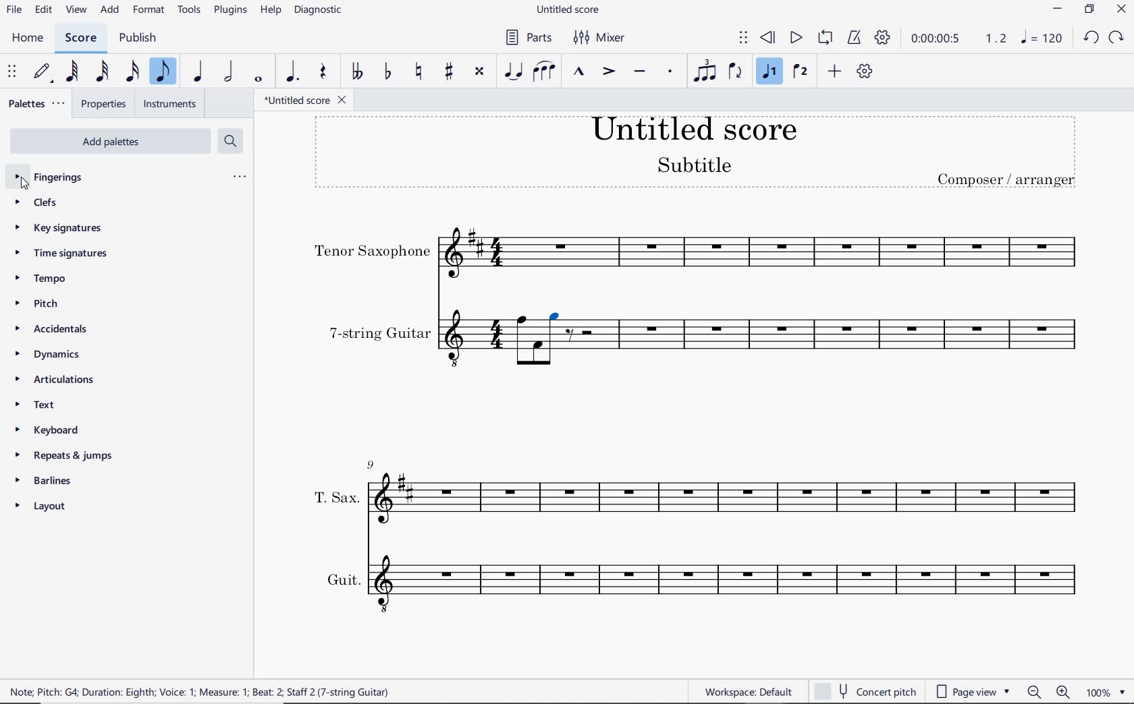 The image size is (1134, 704). What do you see at coordinates (1108, 691) in the screenshot?
I see `ZOOM FACTOR` at bounding box center [1108, 691].